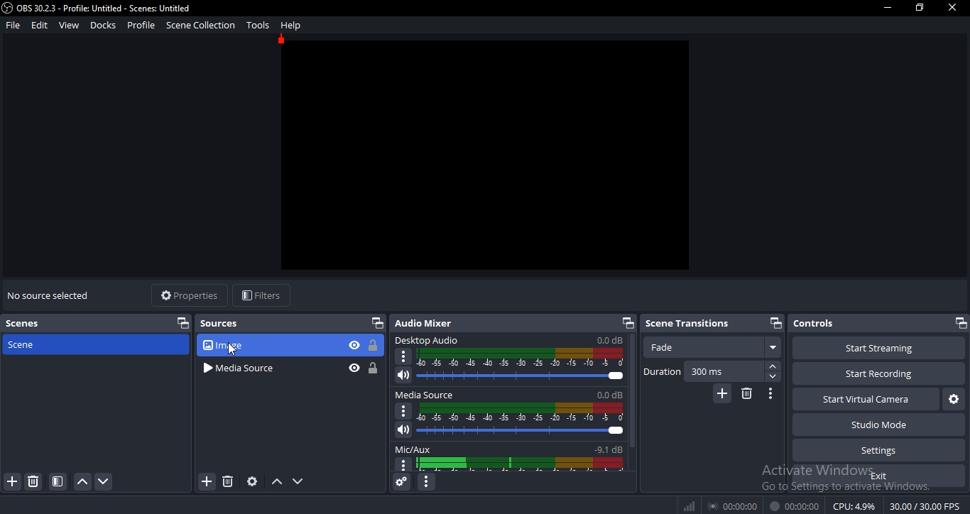 The image size is (970, 514). What do you see at coordinates (105, 482) in the screenshot?
I see `move down` at bounding box center [105, 482].